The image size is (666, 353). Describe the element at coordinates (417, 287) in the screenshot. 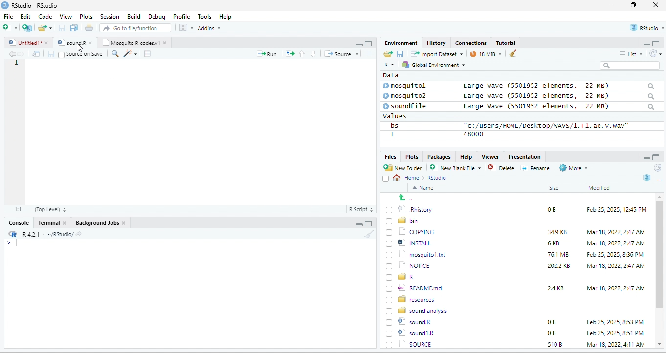

I see `wo| READMEmd` at that location.